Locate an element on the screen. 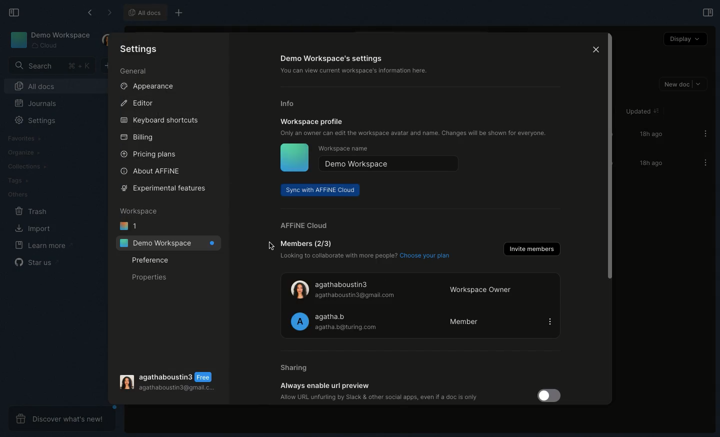  Collections is located at coordinates (25, 165).